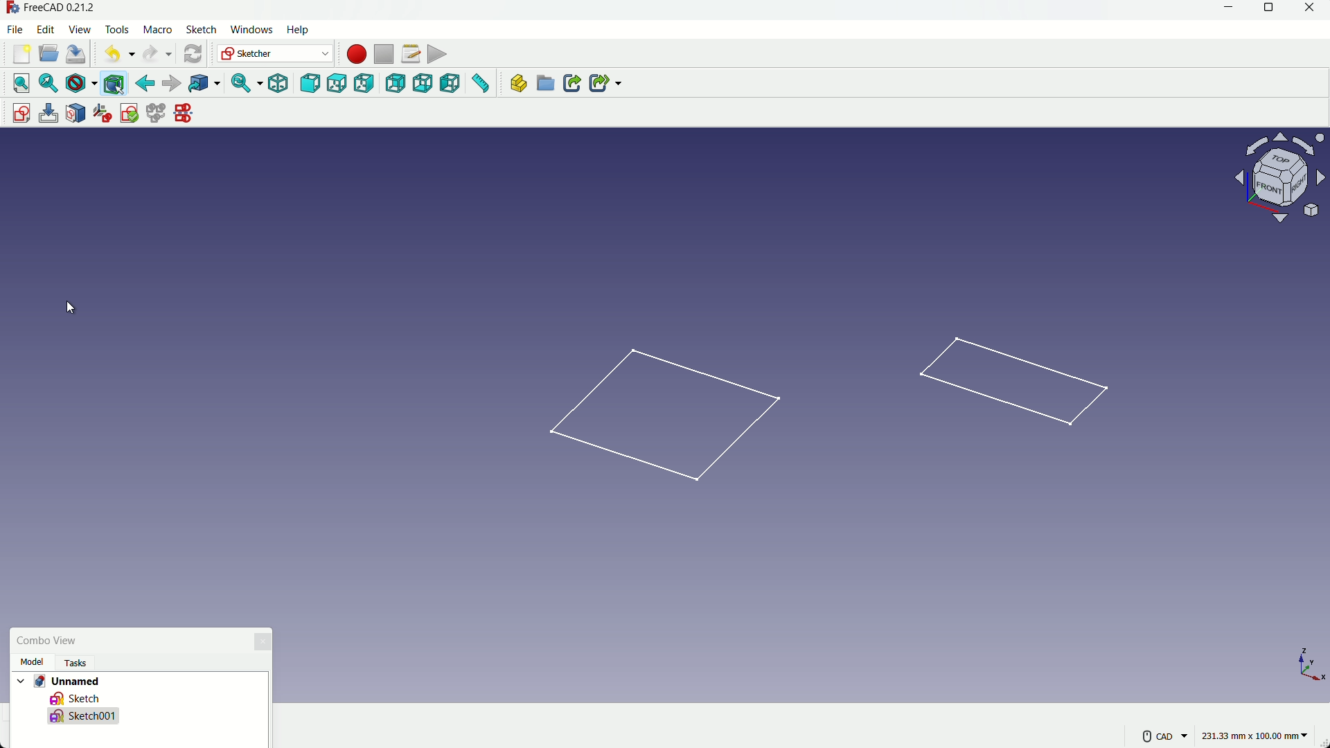 The width and height of the screenshot is (1330, 748). I want to click on minimize, so click(1225, 10).